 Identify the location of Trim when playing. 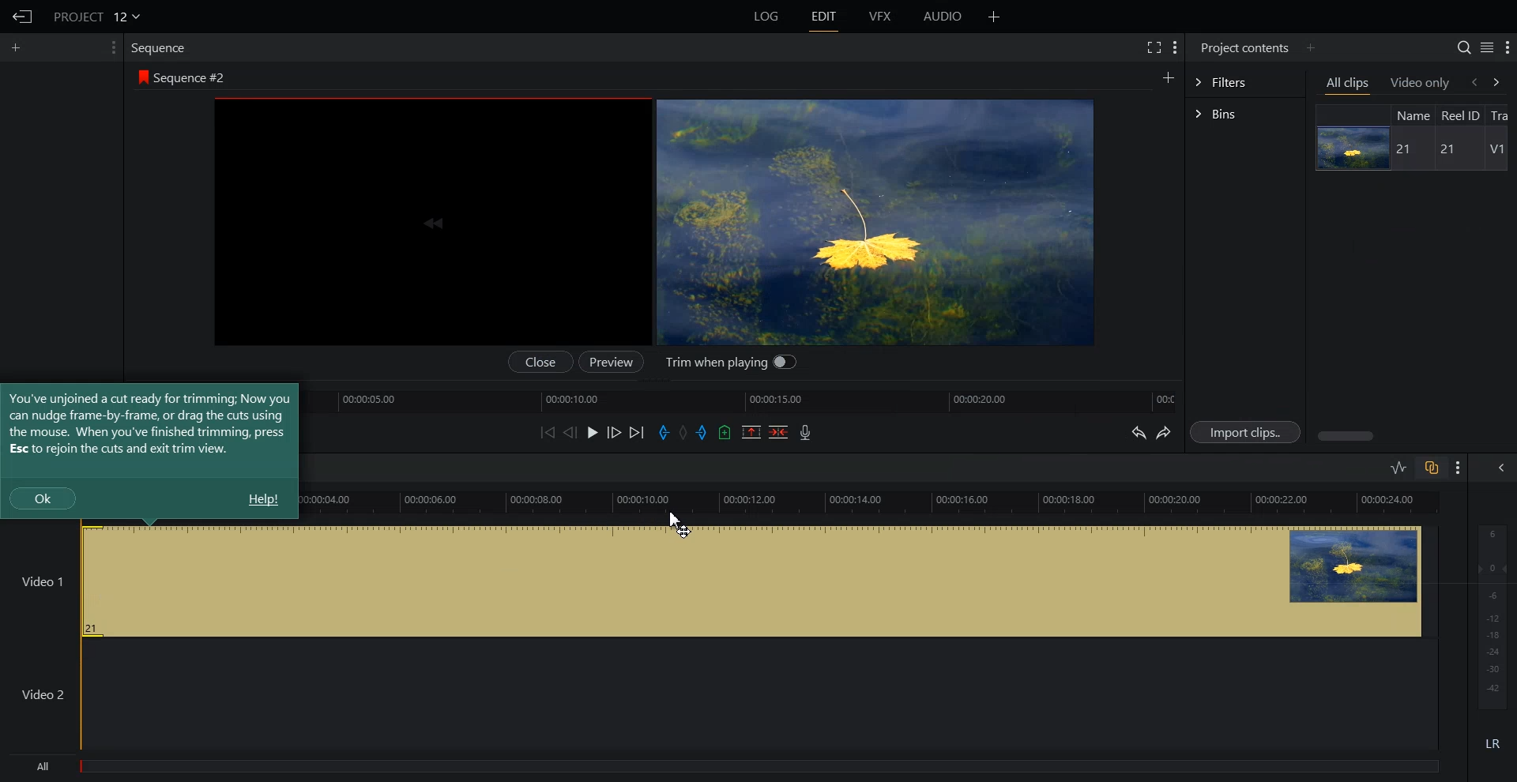
(730, 364).